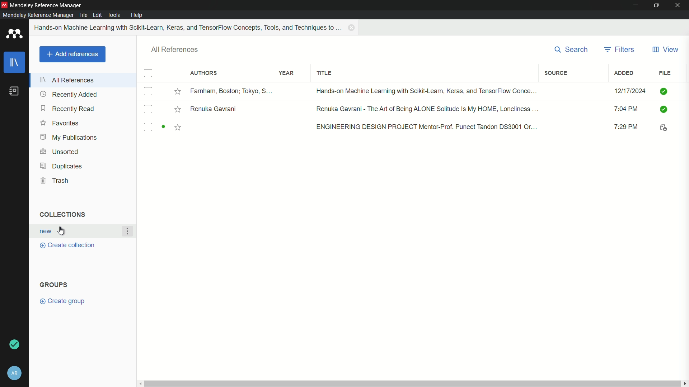 The image size is (689, 387). Describe the element at coordinates (658, 5) in the screenshot. I see `maximize` at that location.